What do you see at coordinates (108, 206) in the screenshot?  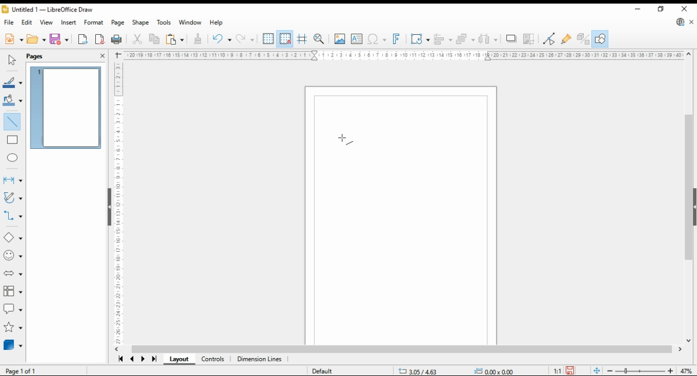 I see `collapse` at bounding box center [108, 206].